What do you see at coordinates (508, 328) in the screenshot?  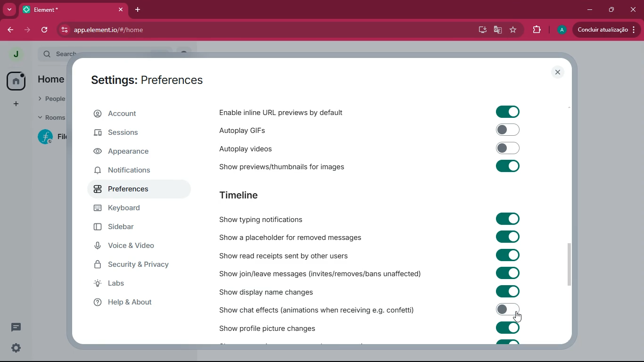 I see `toggle on/off` at bounding box center [508, 328].